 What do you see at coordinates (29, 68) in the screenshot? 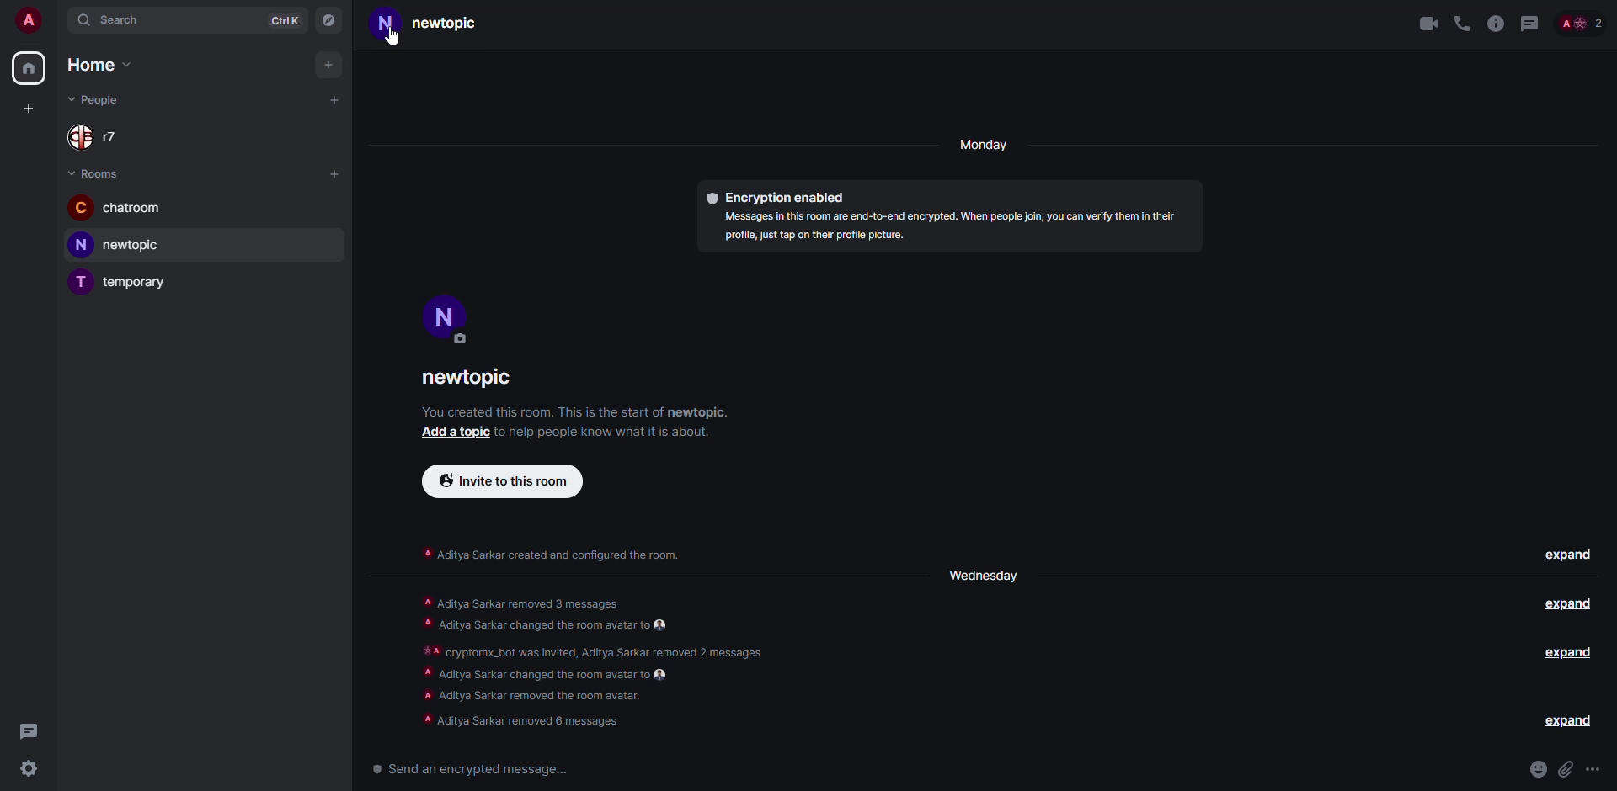
I see `home` at bounding box center [29, 68].